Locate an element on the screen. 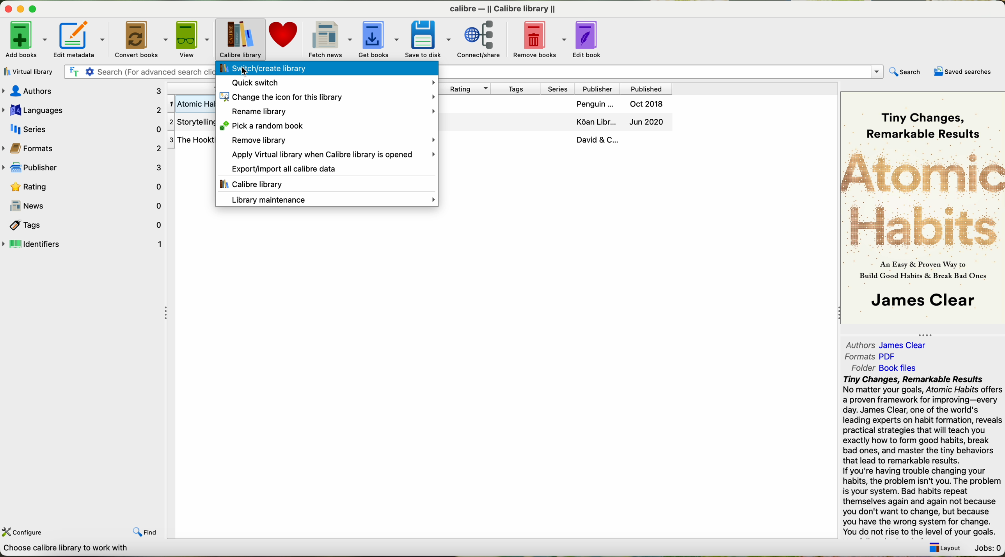 This screenshot has height=557, width=1005. | Fr ¢ Search (For advanced search click the gear icon to the left) is located at coordinates (136, 71).